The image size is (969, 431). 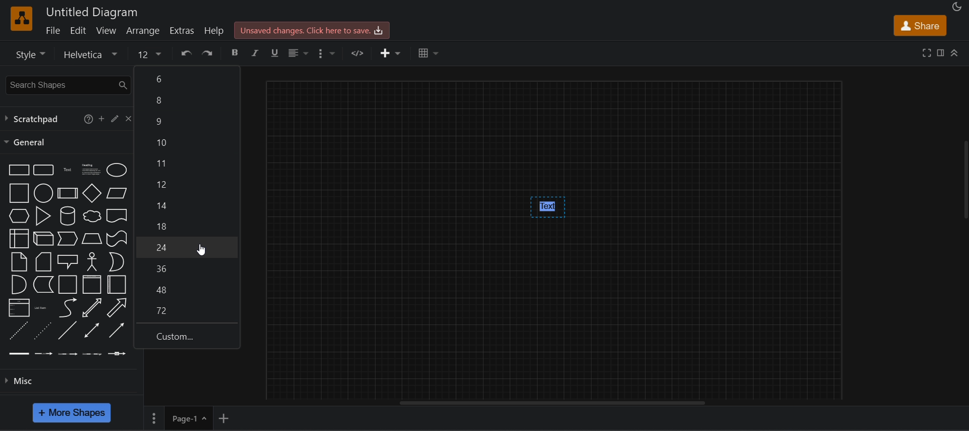 What do you see at coordinates (117, 215) in the screenshot?
I see `Document` at bounding box center [117, 215].